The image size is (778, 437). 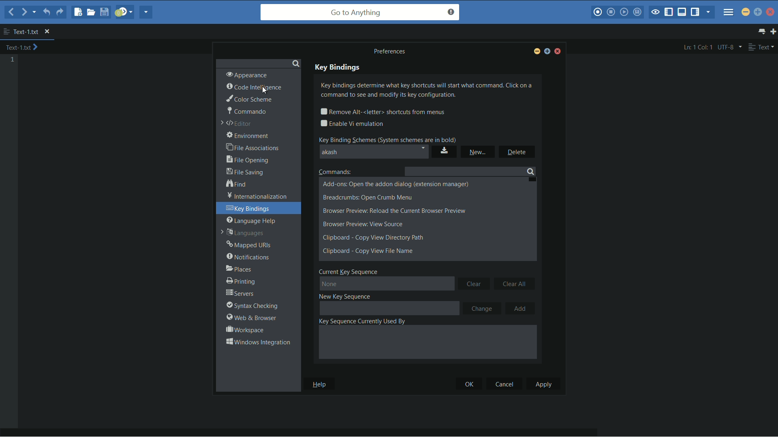 What do you see at coordinates (248, 136) in the screenshot?
I see `environment` at bounding box center [248, 136].